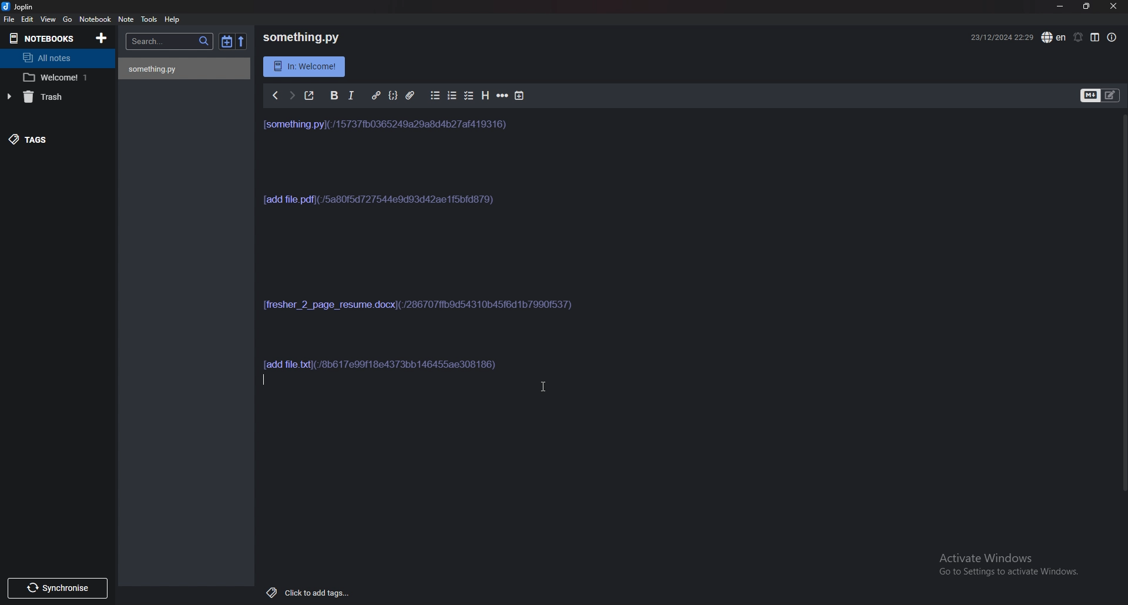  What do you see at coordinates (261, 382) in the screenshot?
I see `typing cursor` at bounding box center [261, 382].